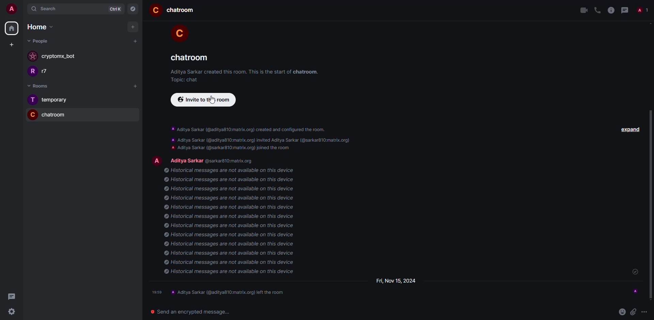  I want to click on people, so click(187, 159).